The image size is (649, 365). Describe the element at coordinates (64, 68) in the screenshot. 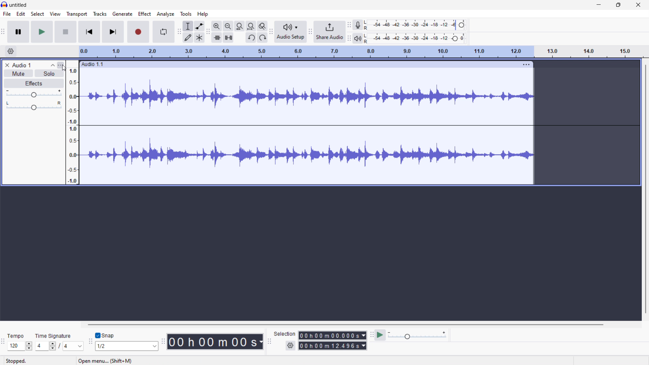

I see `cursor` at that location.